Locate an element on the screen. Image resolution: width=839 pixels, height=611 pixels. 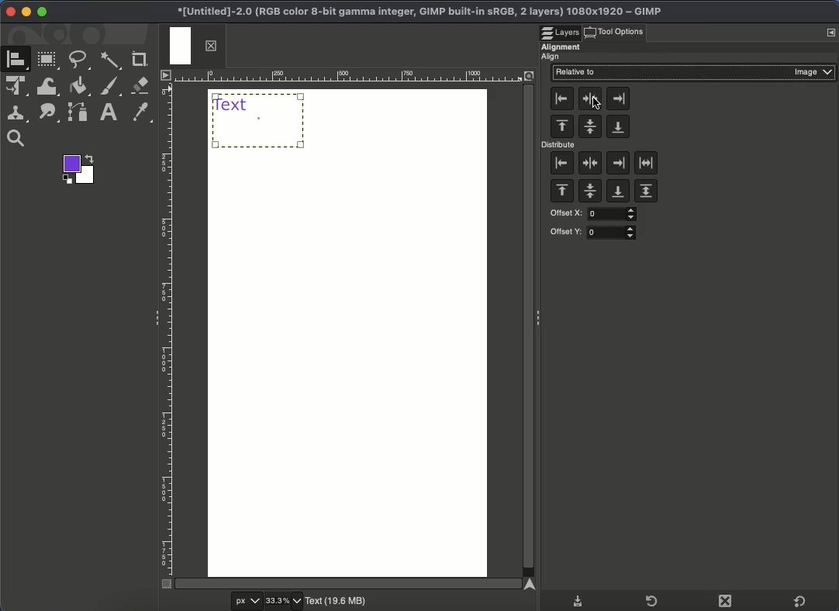
px is located at coordinates (244, 602).